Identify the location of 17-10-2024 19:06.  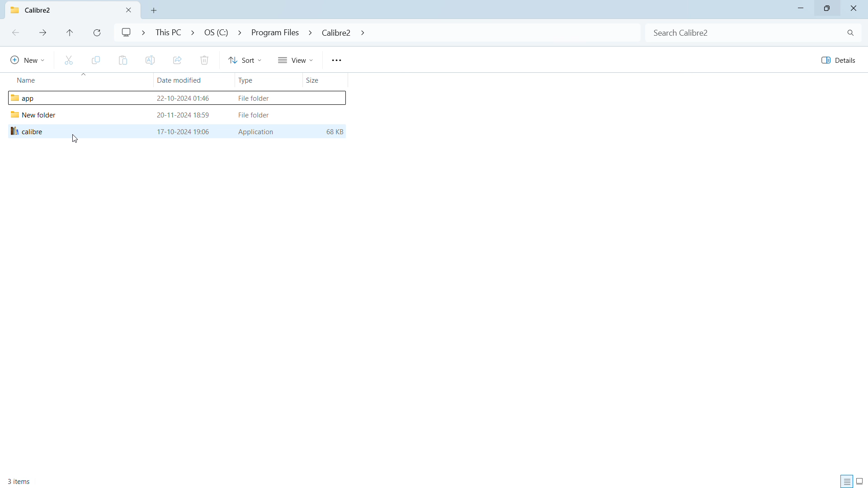
(184, 131).